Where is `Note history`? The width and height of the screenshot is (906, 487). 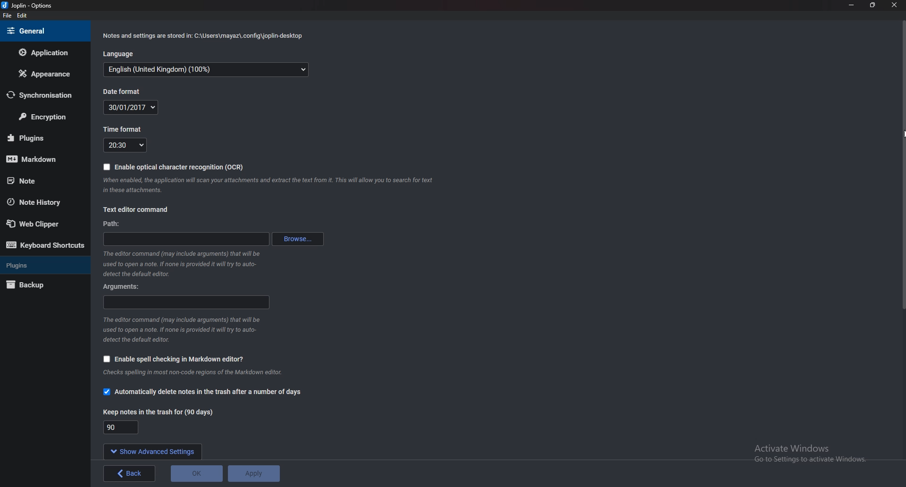 Note history is located at coordinates (39, 202).